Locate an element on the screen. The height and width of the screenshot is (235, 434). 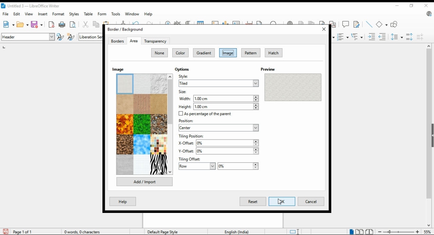
scroll bar is located at coordinates (170, 125).